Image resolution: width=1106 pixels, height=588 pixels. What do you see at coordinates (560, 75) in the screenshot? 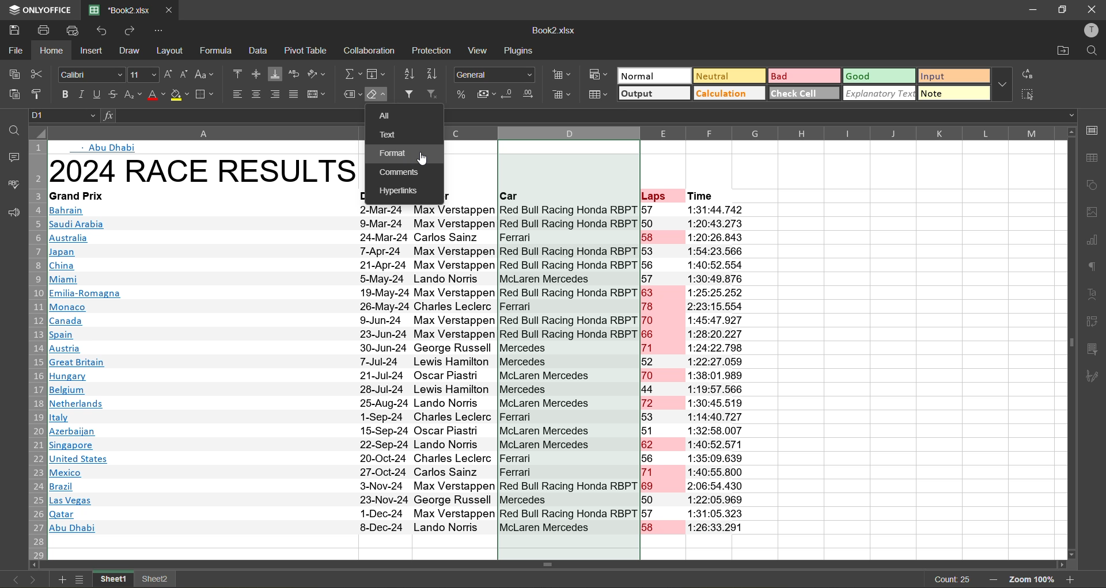
I see `insert cells` at bounding box center [560, 75].